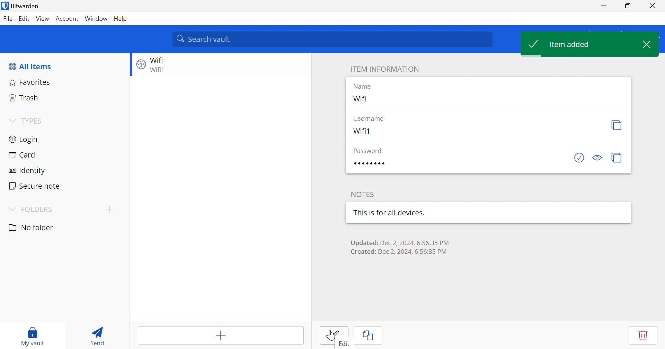  I want to click on FOLDERS, so click(38, 209).